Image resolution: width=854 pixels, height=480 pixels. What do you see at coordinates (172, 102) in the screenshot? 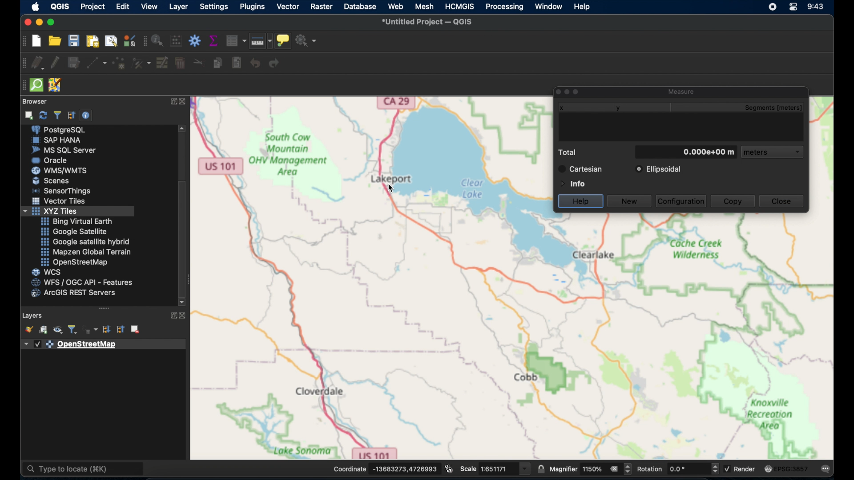
I see `expand` at bounding box center [172, 102].